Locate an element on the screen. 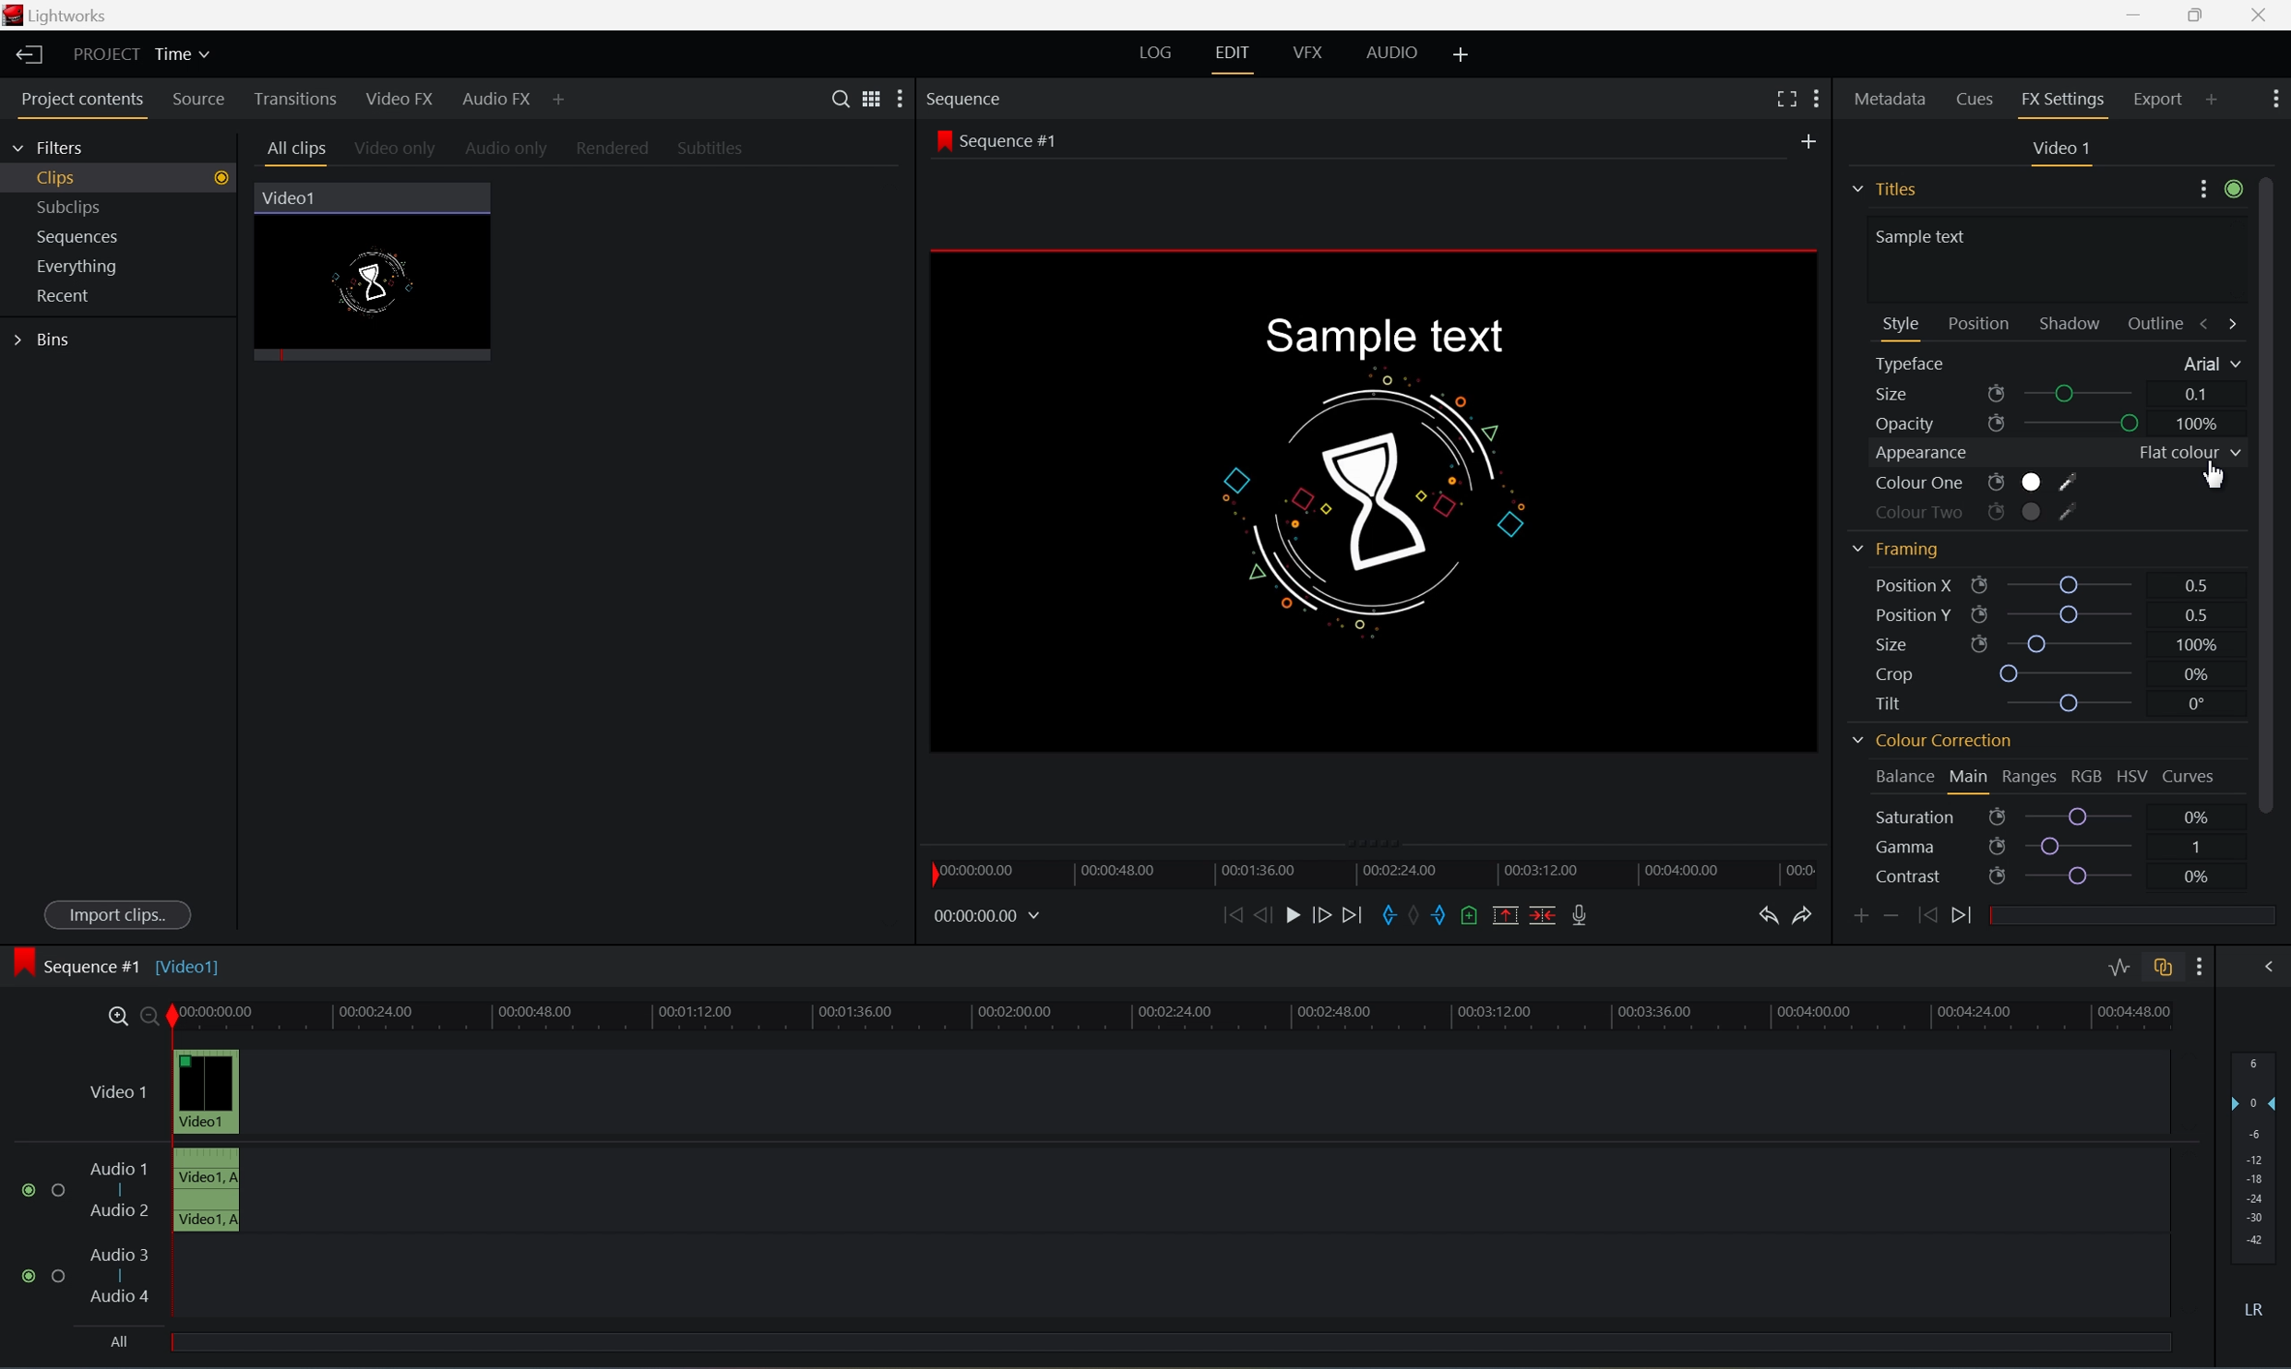 This screenshot has height=1369, width=2291. ranges is located at coordinates (2029, 777).